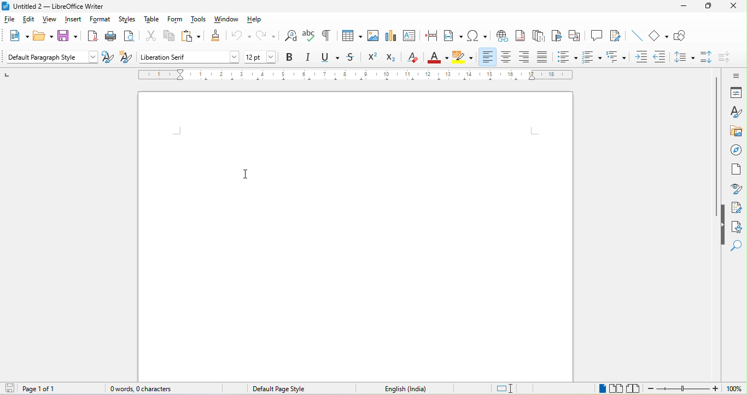 This screenshot has height=395, width=747. I want to click on file, so click(10, 19).